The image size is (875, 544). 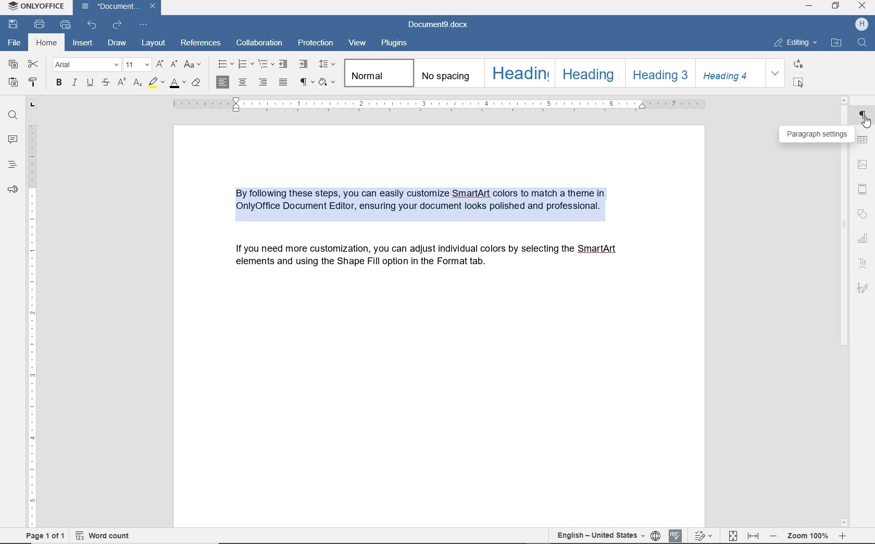 What do you see at coordinates (92, 26) in the screenshot?
I see `undo` at bounding box center [92, 26].